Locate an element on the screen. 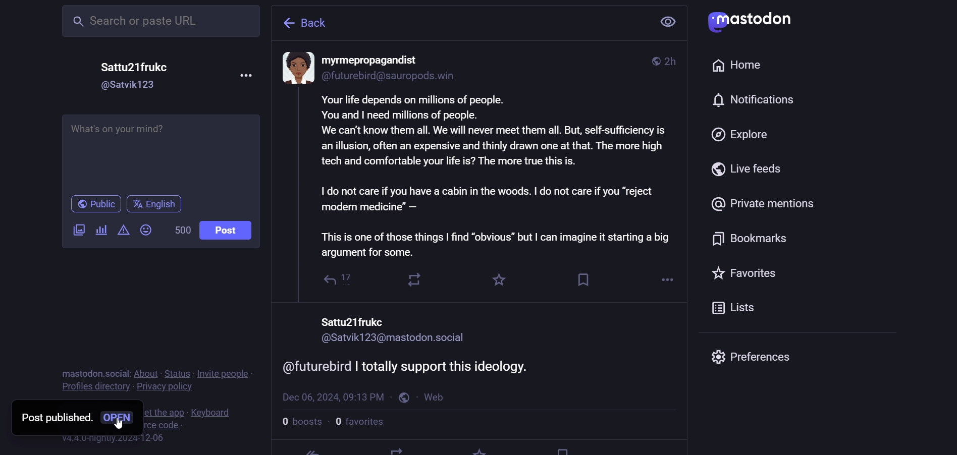 The image size is (957, 455). version is located at coordinates (116, 438).